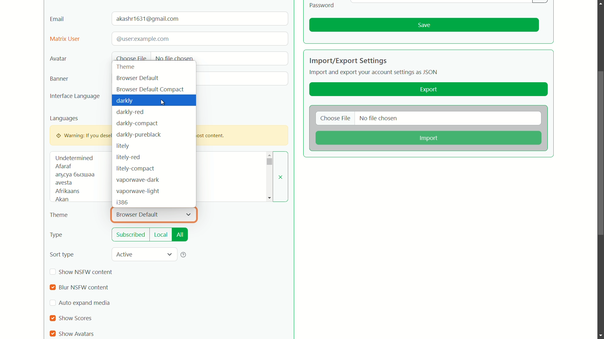 The height and width of the screenshot is (339, 604). What do you see at coordinates (75, 175) in the screenshot?
I see `text` at bounding box center [75, 175].